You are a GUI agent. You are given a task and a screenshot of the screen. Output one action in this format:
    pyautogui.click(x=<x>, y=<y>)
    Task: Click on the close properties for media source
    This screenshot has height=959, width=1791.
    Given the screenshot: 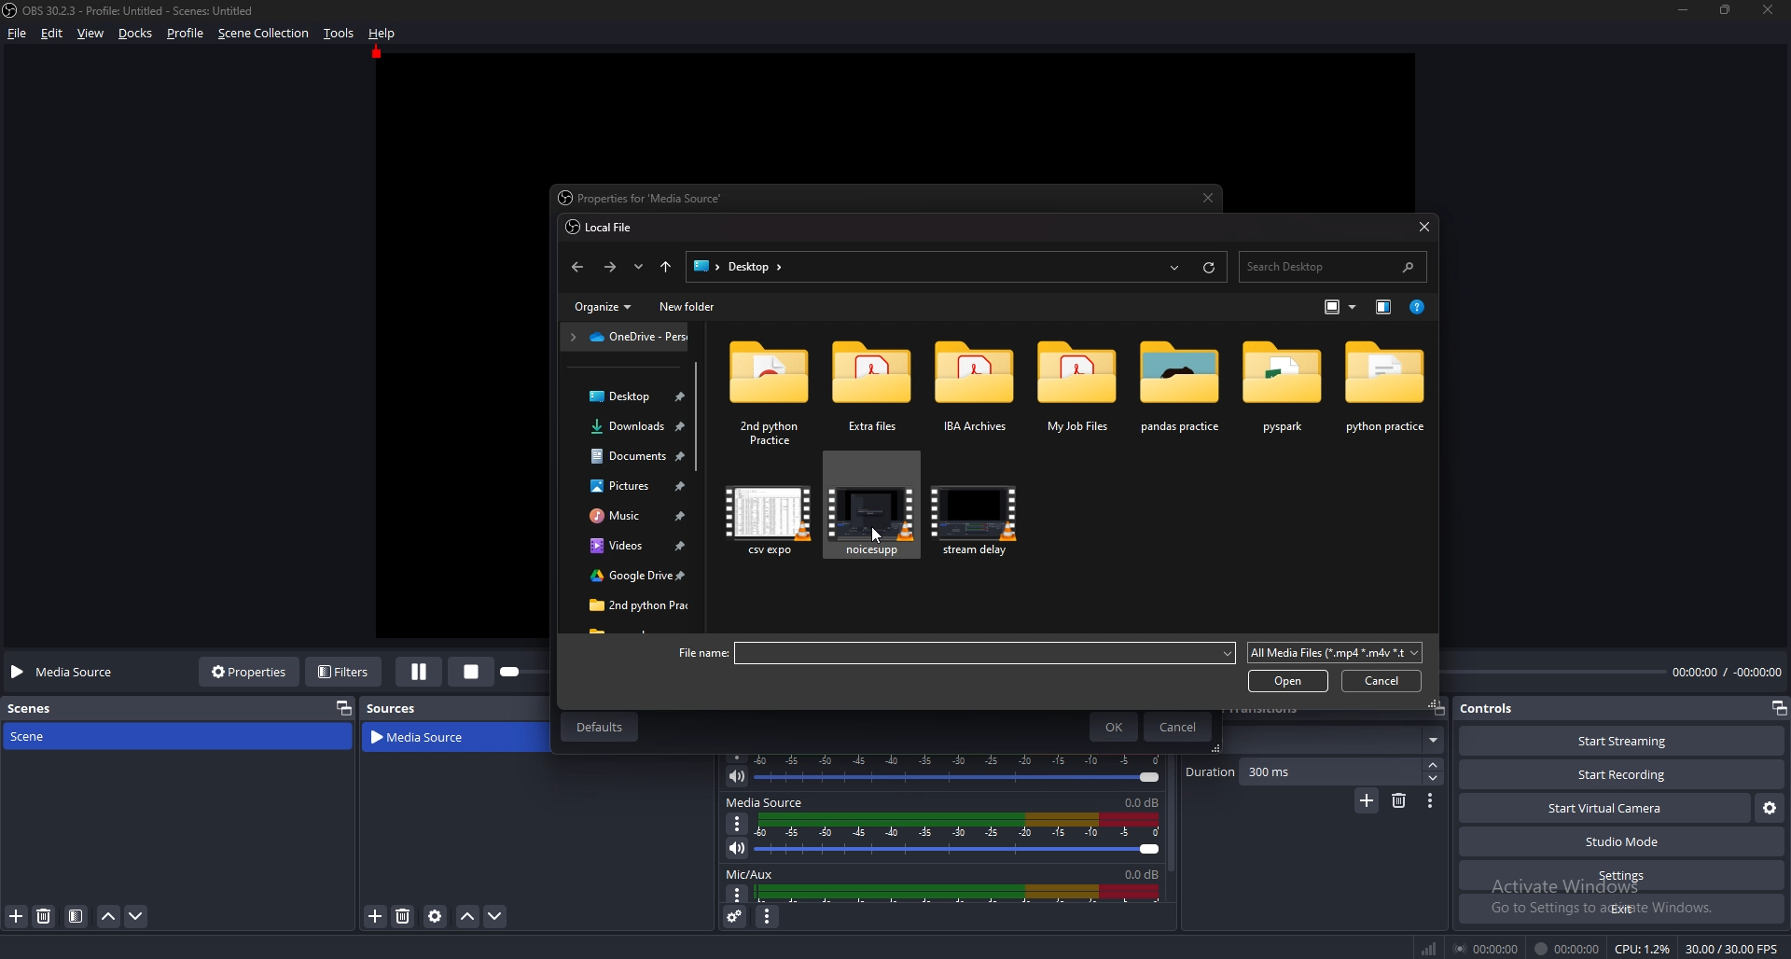 What is the action you would take?
    pyautogui.click(x=1210, y=198)
    